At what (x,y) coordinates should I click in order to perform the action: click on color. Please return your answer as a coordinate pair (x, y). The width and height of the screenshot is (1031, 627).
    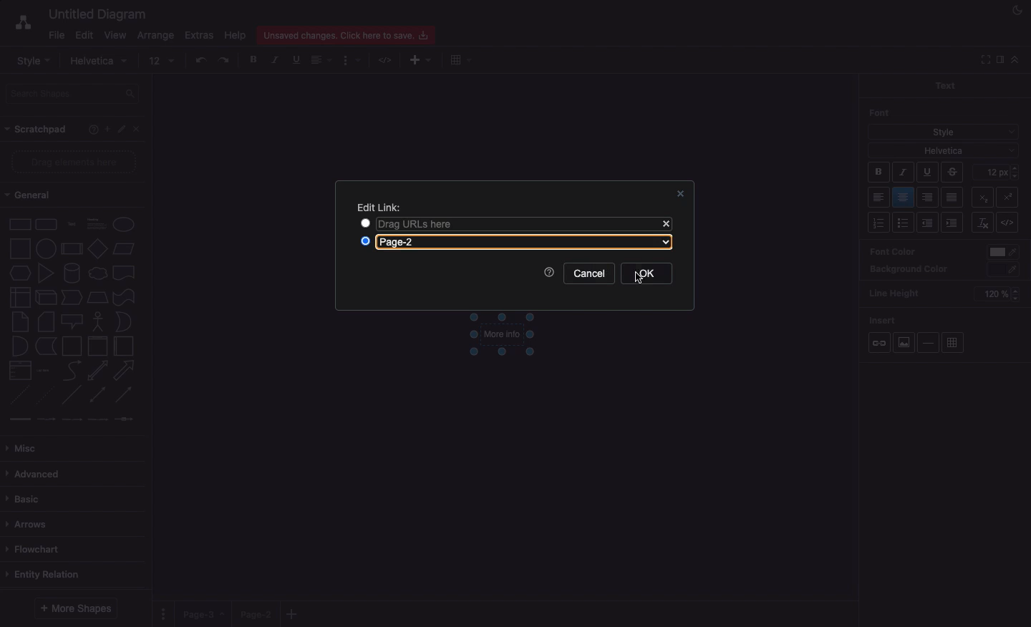
    Looking at the image, I should click on (1004, 253).